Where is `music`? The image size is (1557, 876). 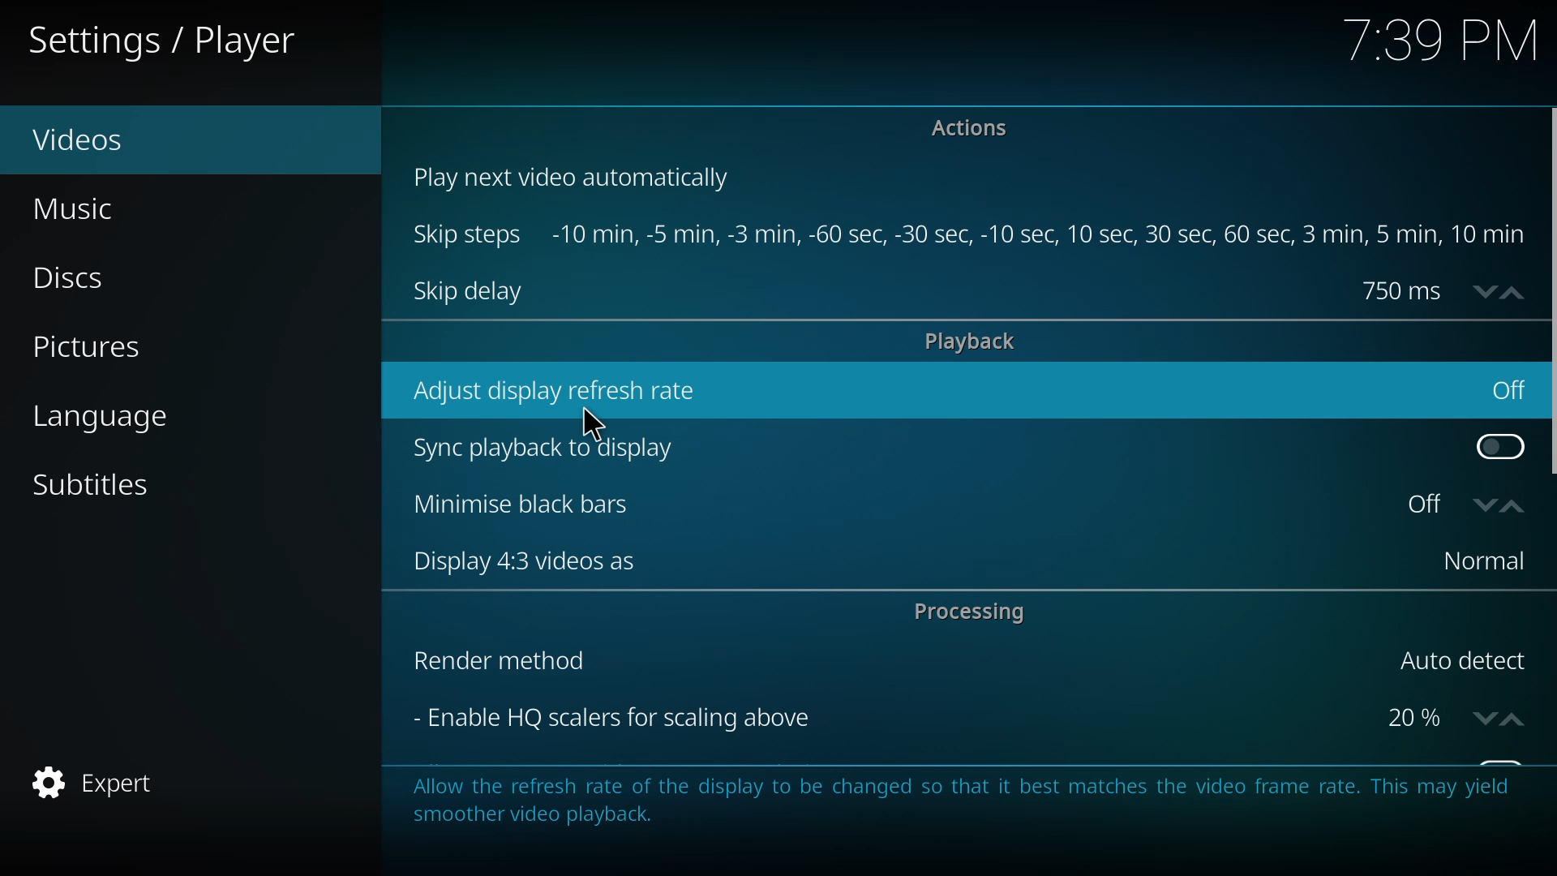
music is located at coordinates (88, 209).